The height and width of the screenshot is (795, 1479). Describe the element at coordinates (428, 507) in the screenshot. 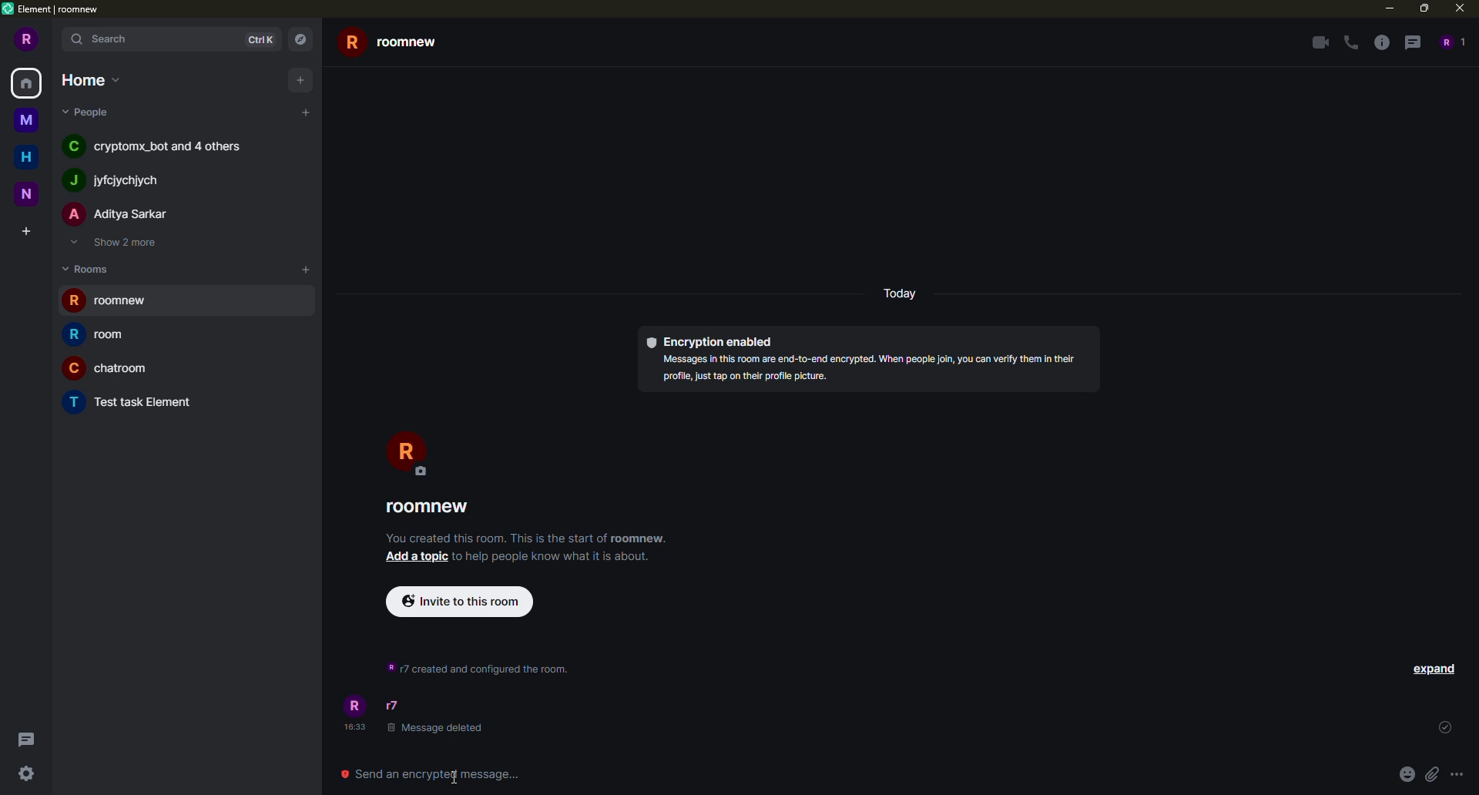

I see `room` at that location.